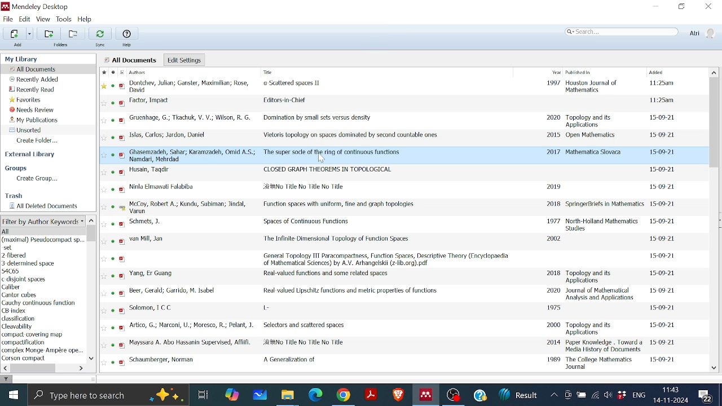 Image resolution: width=722 pixels, height=406 pixels. Describe the element at coordinates (34, 156) in the screenshot. I see `external Library` at that location.